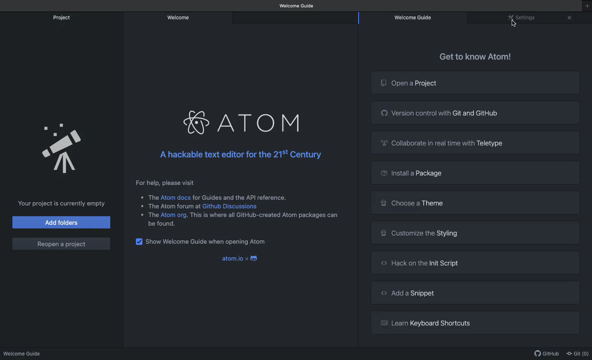  What do you see at coordinates (61, 222) in the screenshot?
I see `Add folders` at bounding box center [61, 222].